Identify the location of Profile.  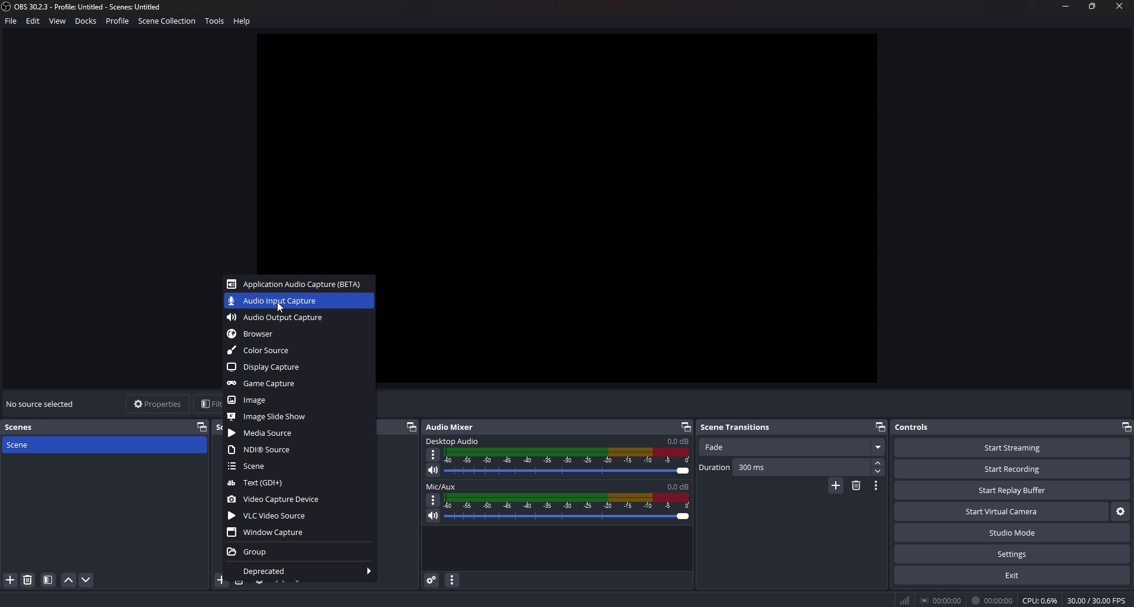
(118, 22).